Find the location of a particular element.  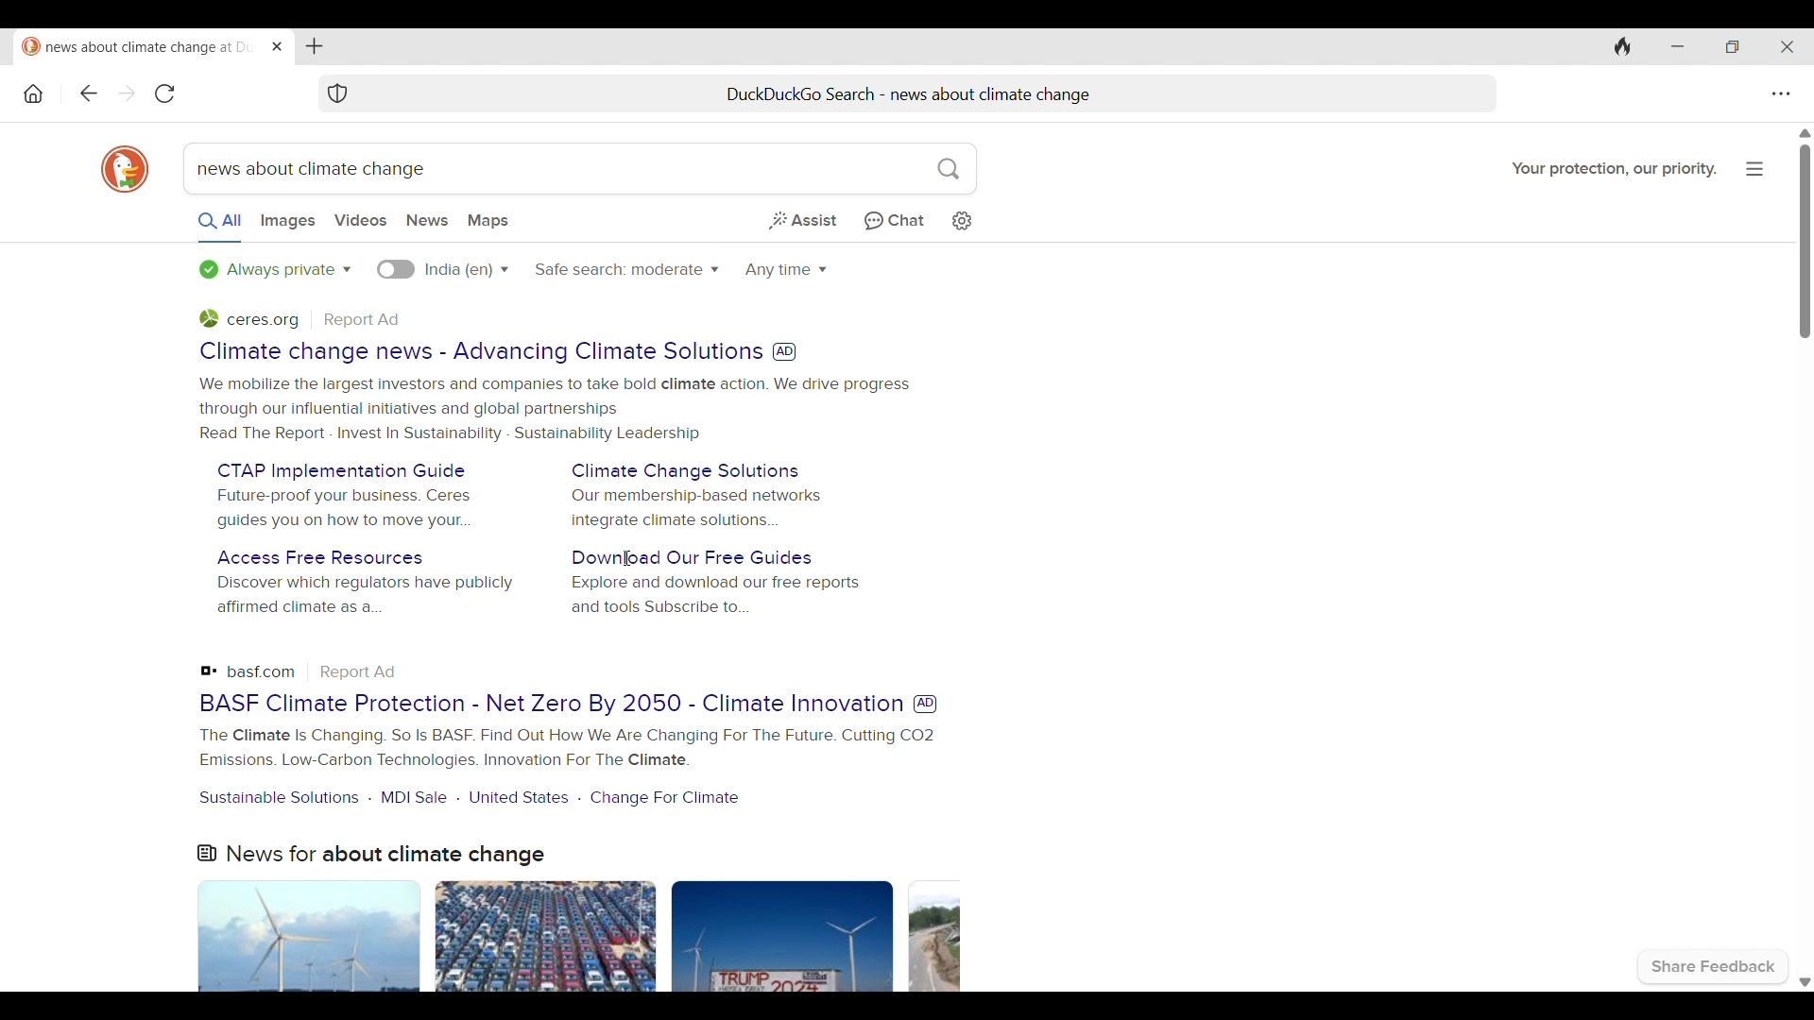

Basf climate protection - net zero by 2050 - climate innovation is located at coordinates (550, 704).